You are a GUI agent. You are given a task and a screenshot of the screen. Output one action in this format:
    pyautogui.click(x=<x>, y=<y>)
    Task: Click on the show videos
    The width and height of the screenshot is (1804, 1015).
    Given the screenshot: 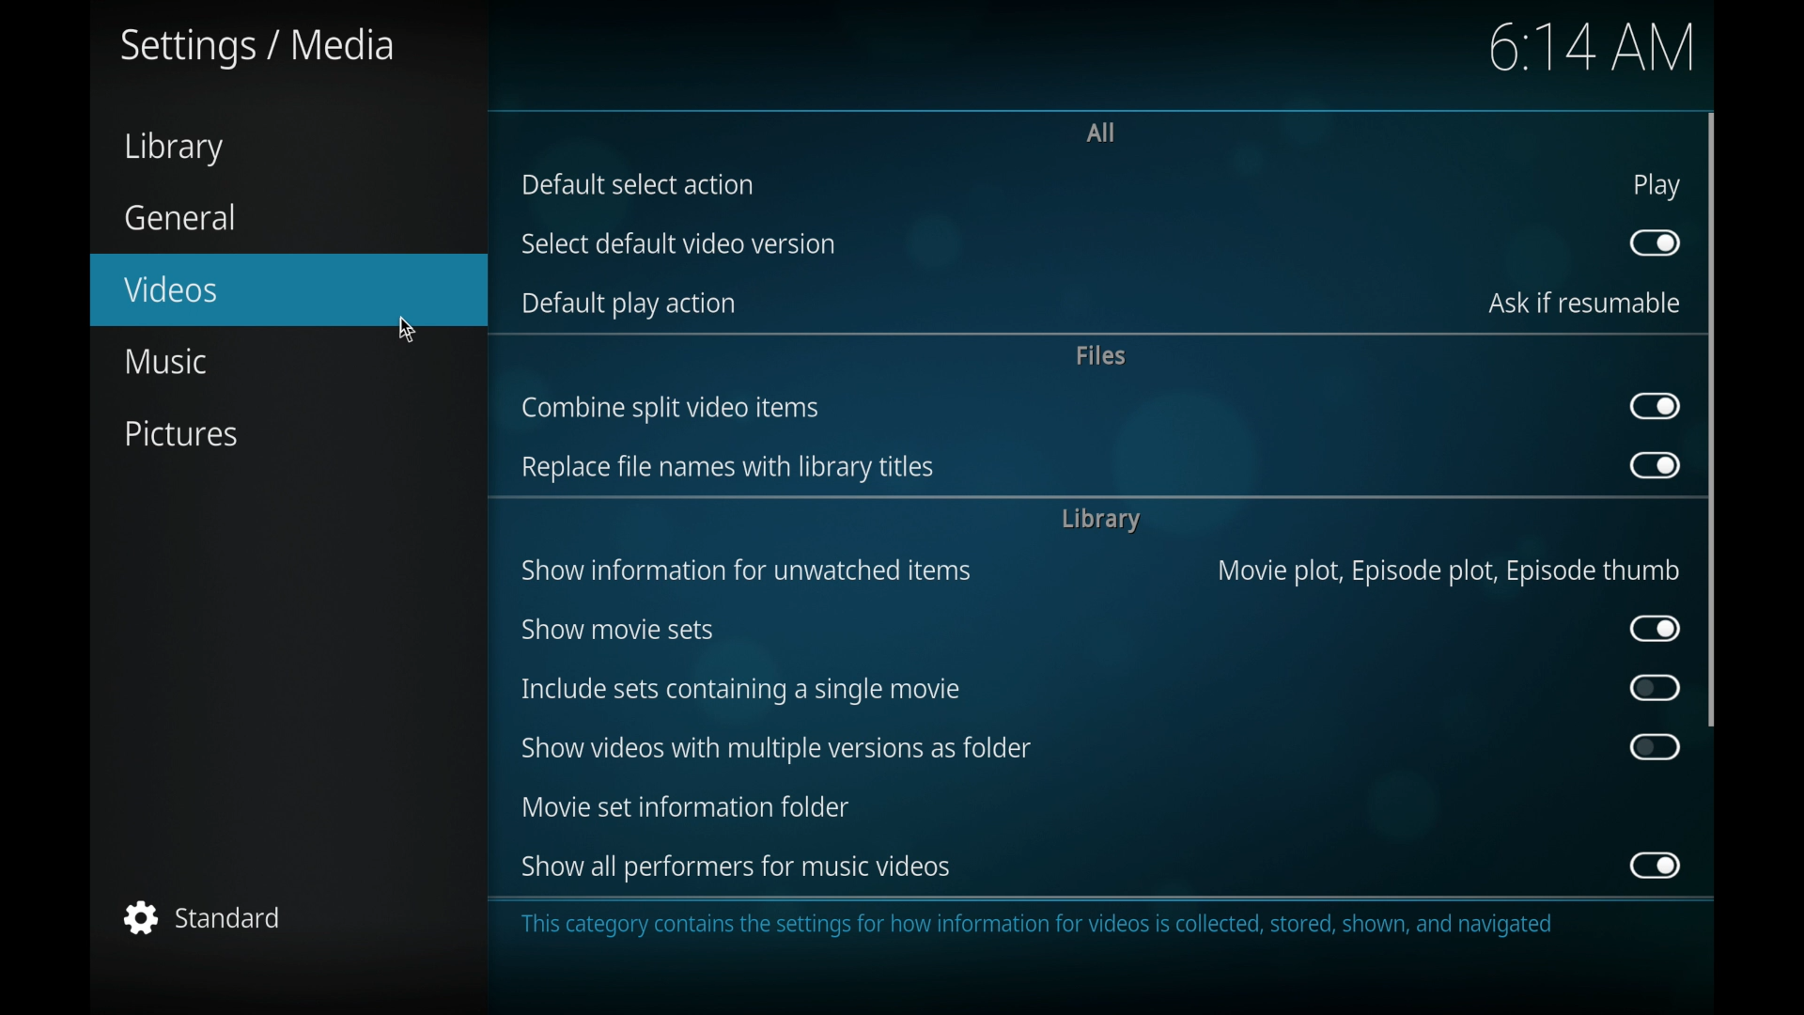 What is the action you would take?
    pyautogui.click(x=776, y=748)
    